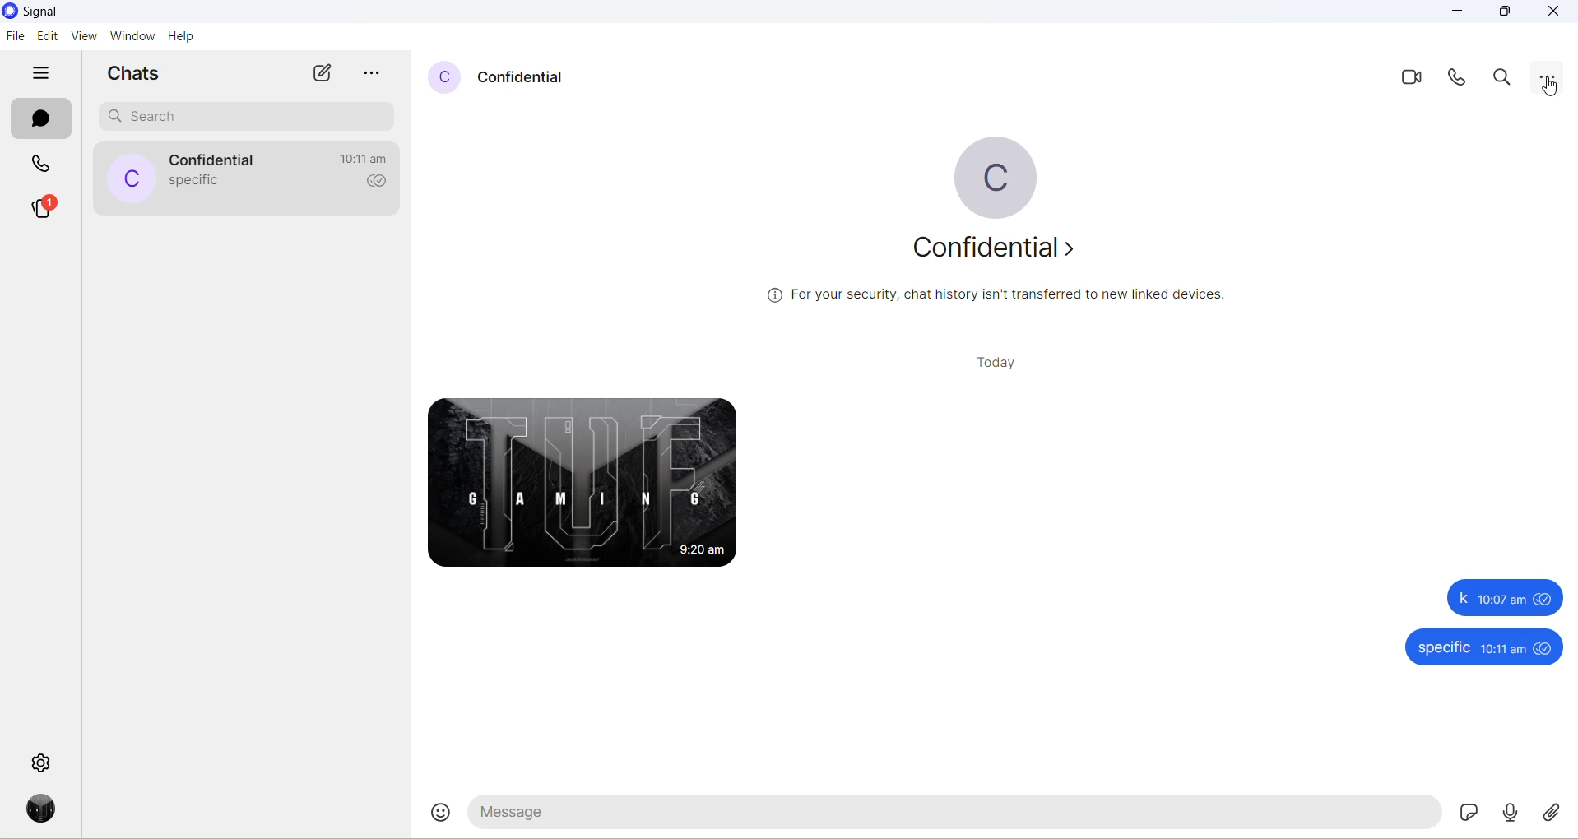 Image resolution: width=1578 pixels, height=839 pixels. What do you see at coordinates (191, 183) in the screenshot?
I see `last message` at bounding box center [191, 183].